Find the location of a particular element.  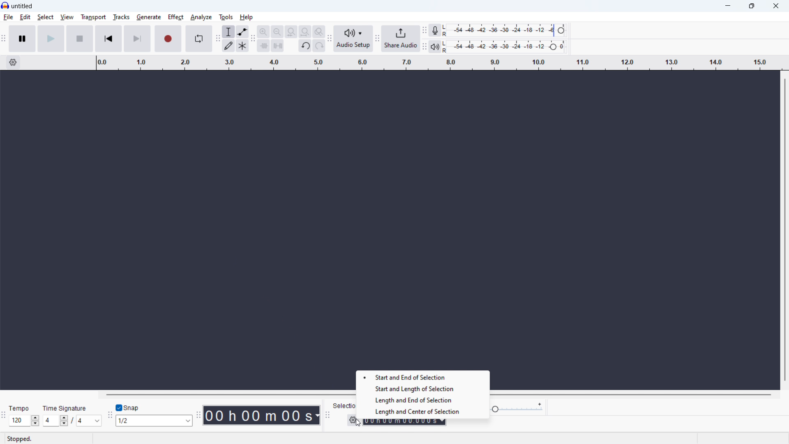

set snapping is located at coordinates (154, 420).